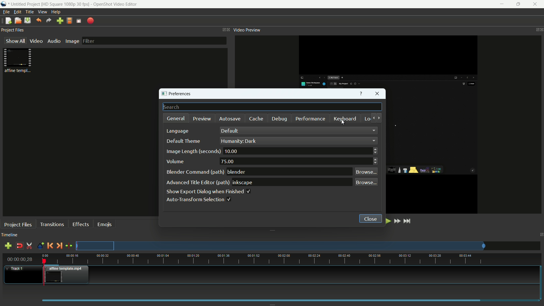 This screenshot has height=306, width=544. Describe the element at coordinates (280, 119) in the screenshot. I see `debug` at that location.